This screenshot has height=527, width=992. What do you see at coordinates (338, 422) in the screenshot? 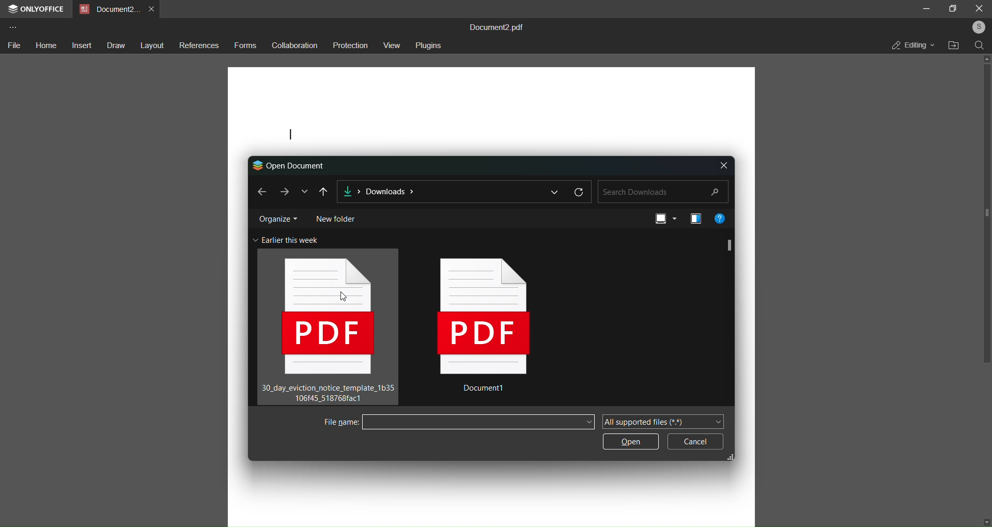
I see `file name` at bounding box center [338, 422].